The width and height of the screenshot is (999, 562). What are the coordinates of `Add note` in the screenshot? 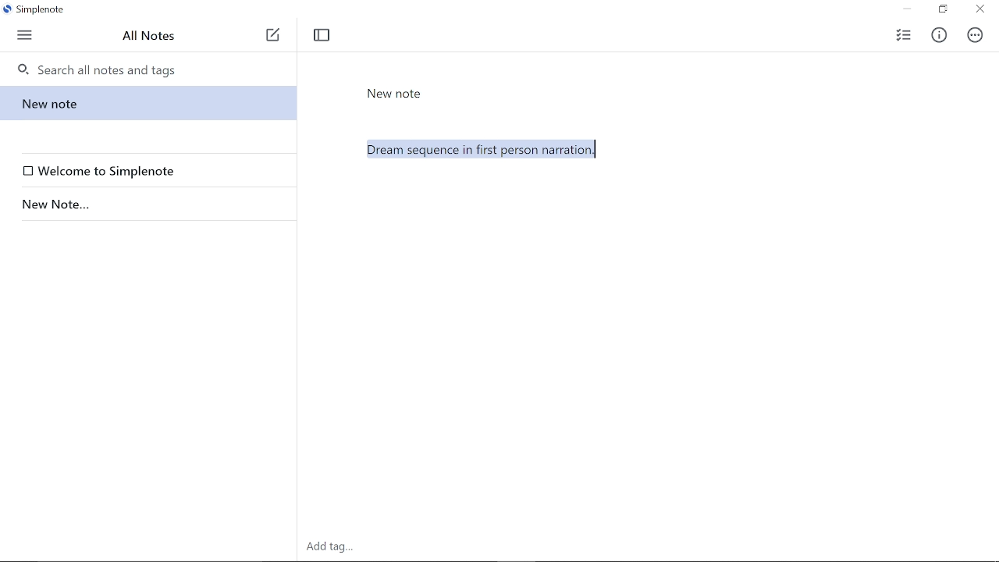 It's located at (273, 35).